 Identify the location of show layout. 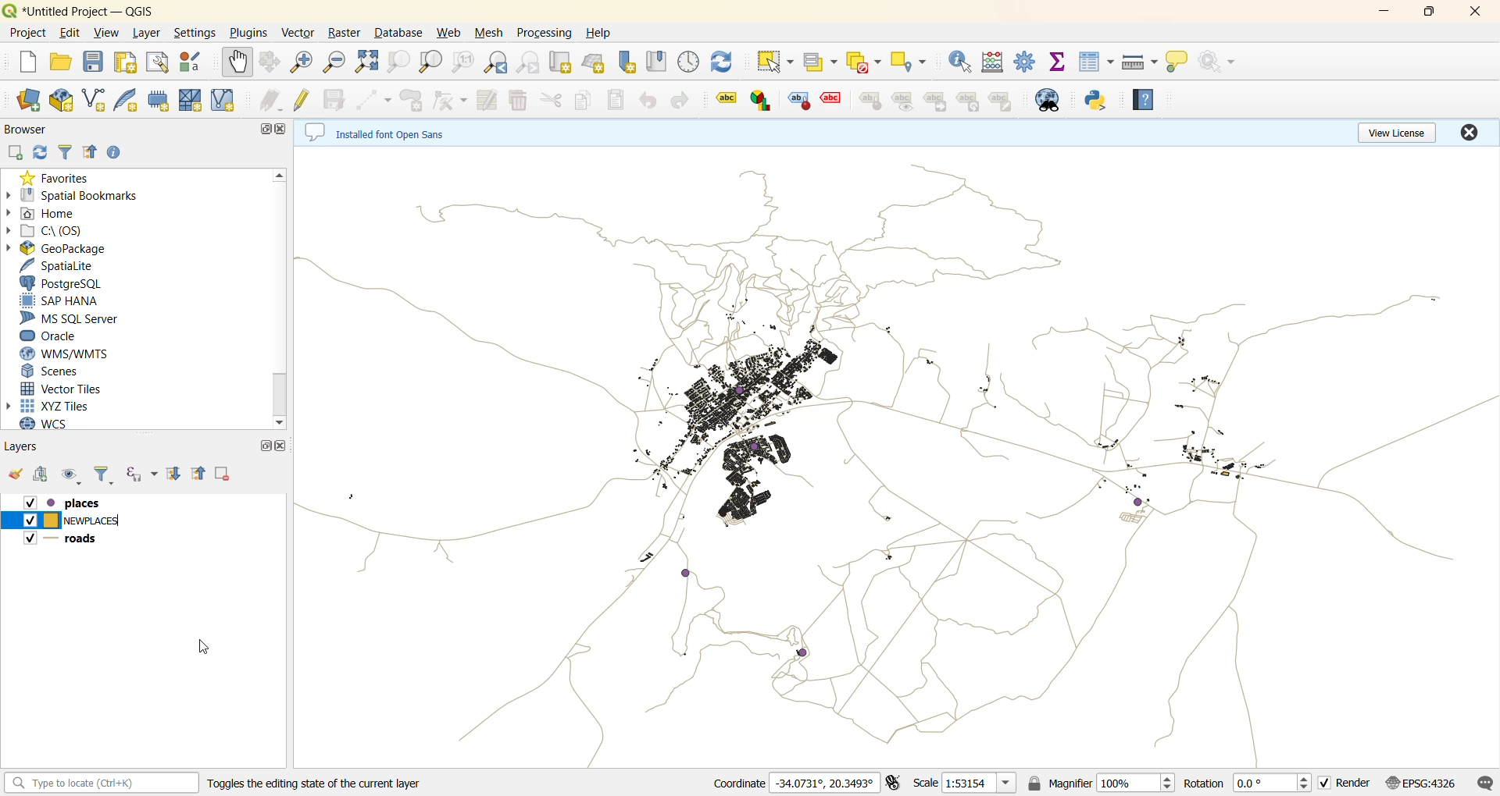
(158, 65).